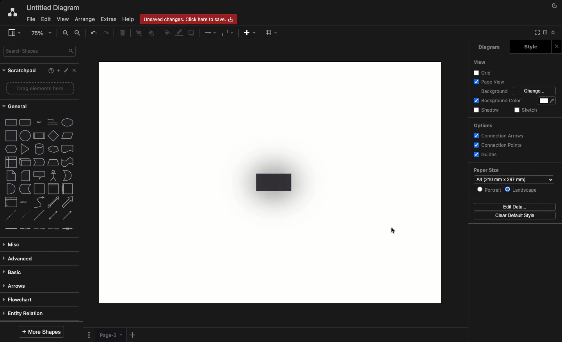 This screenshot has height=342, width=562. Describe the element at coordinates (192, 33) in the screenshot. I see `Duplicate` at that location.